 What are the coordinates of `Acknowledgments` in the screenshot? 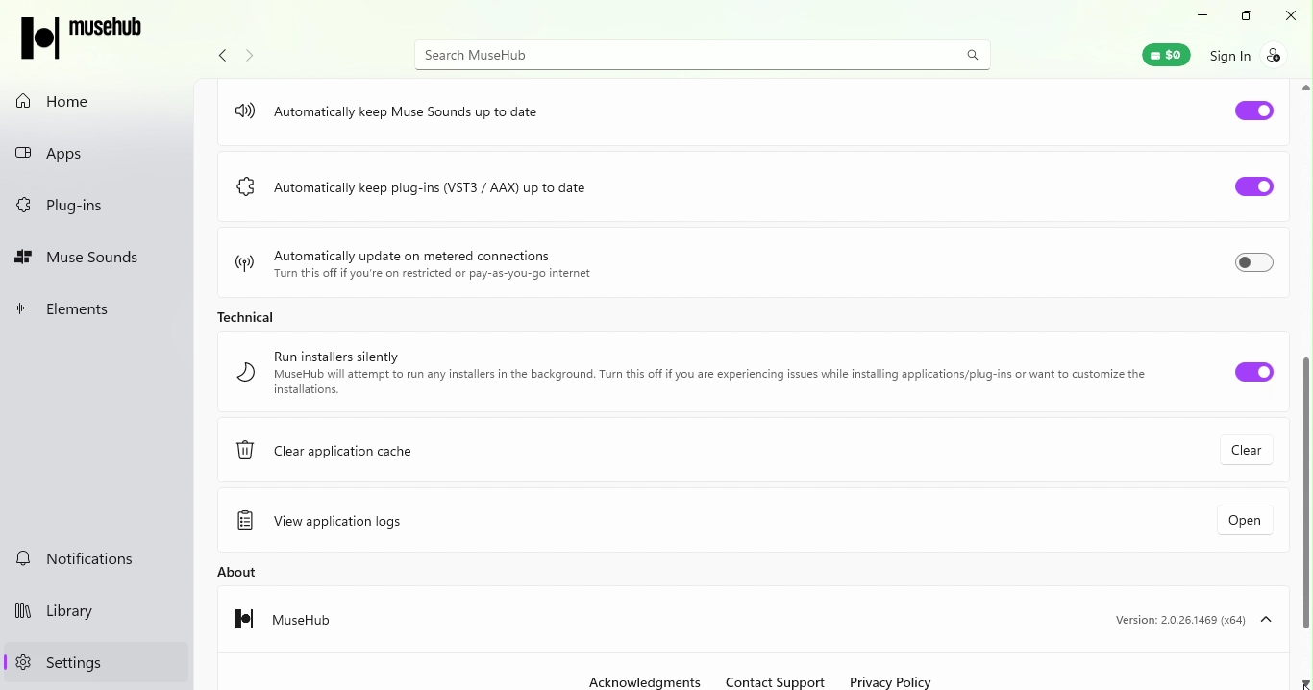 It's located at (645, 680).